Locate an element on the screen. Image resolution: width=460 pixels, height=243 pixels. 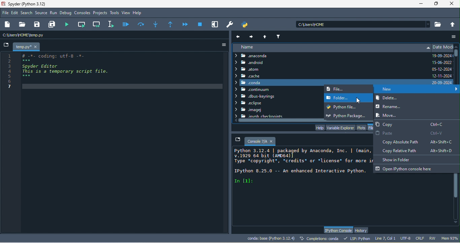
move is located at coordinates (386, 115).